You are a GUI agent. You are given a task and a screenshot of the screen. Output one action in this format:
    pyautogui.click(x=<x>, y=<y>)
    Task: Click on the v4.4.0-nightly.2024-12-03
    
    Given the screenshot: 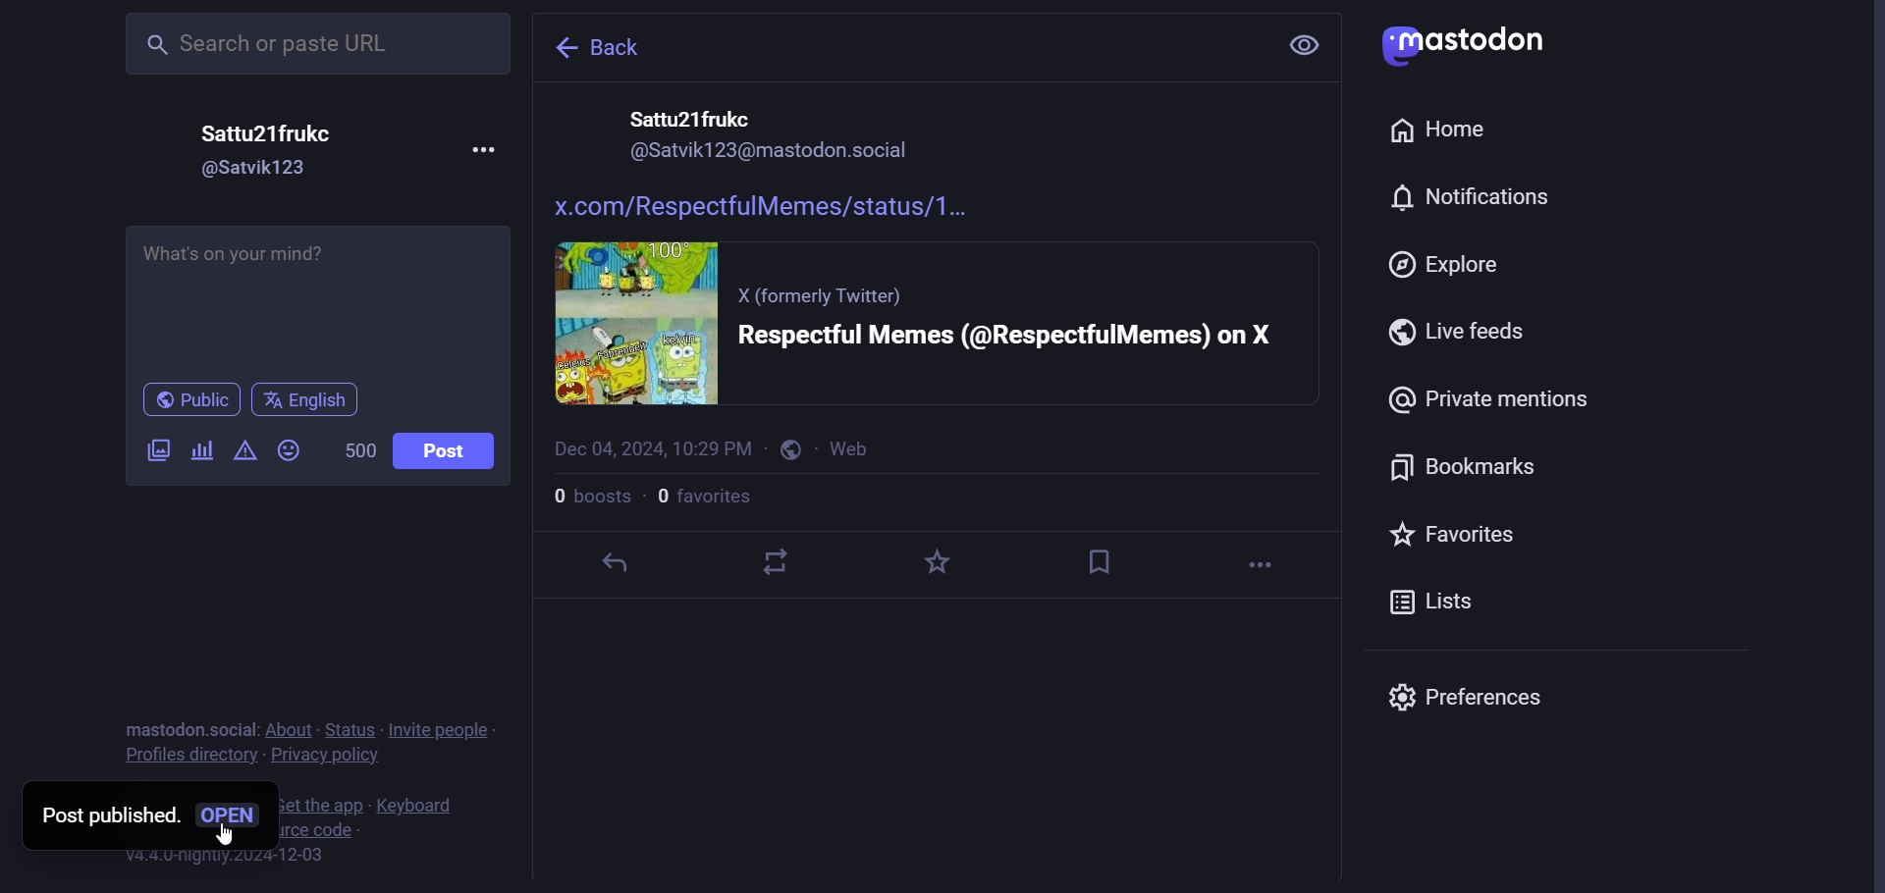 What is the action you would take?
    pyautogui.click(x=232, y=857)
    